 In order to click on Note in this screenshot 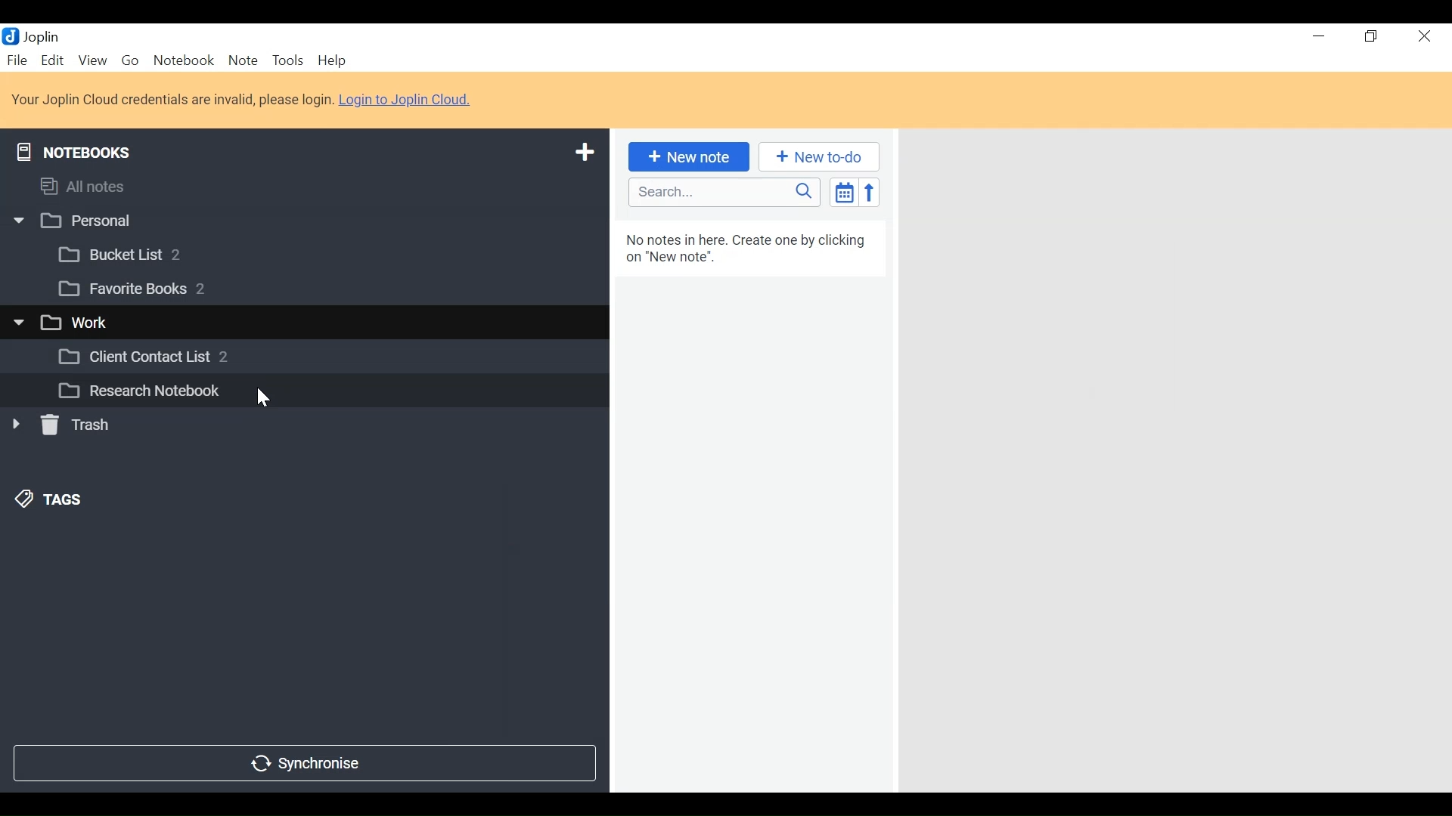, I will do `click(243, 60)`.